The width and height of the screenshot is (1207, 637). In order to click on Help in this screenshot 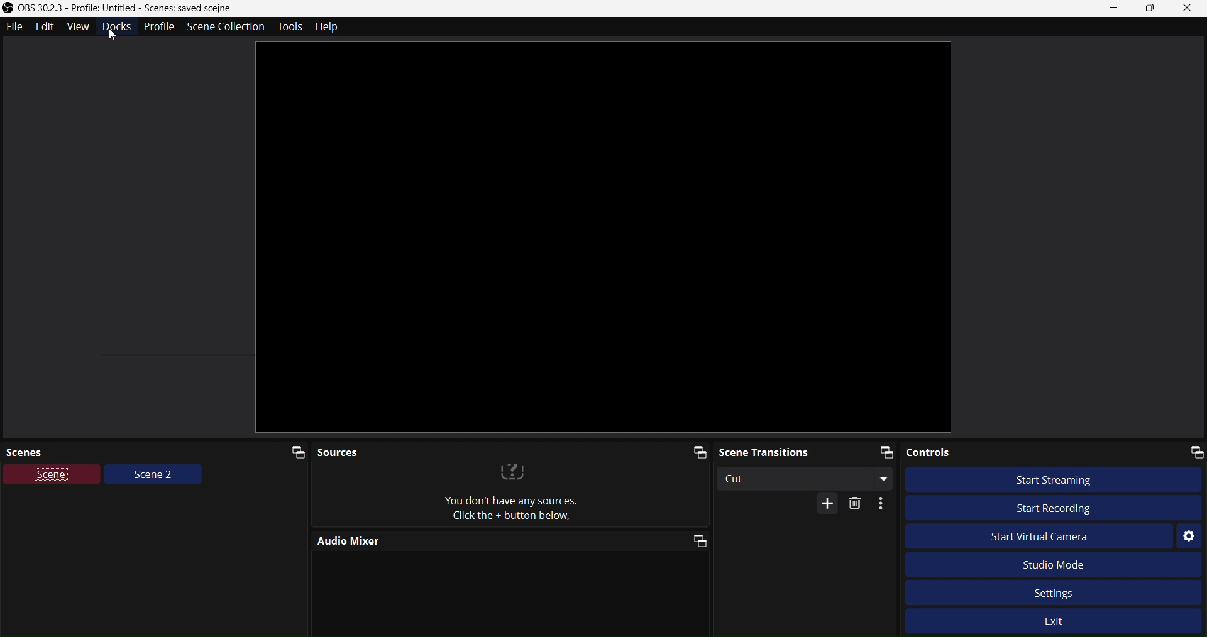, I will do `click(330, 27)`.